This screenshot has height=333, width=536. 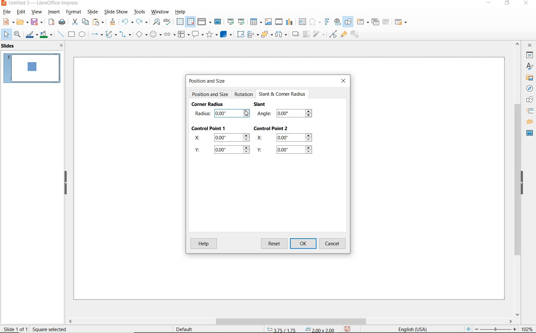 What do you see at coordinates (529, 122) in the screenshot?
I see `animation` at bounding box center [529, 122].